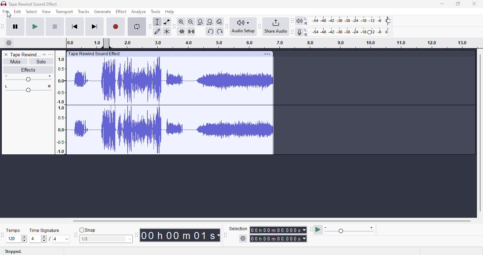 The image size is (483, 255). I want to click on tools, so click(156, 11).